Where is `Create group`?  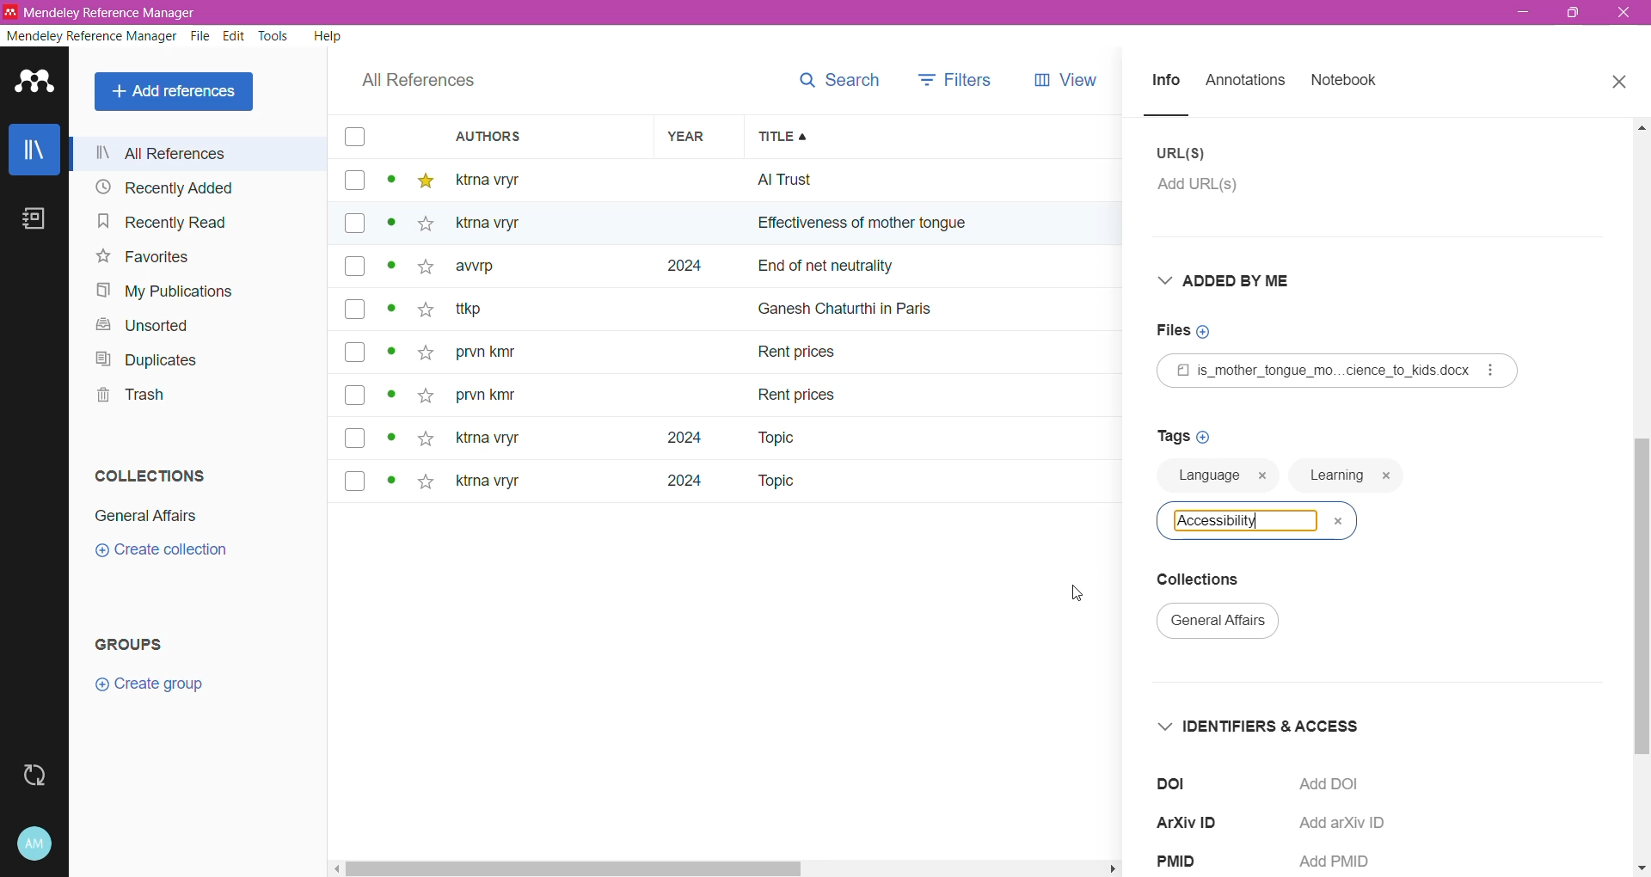 Create group is located at coordinates (149, 684).